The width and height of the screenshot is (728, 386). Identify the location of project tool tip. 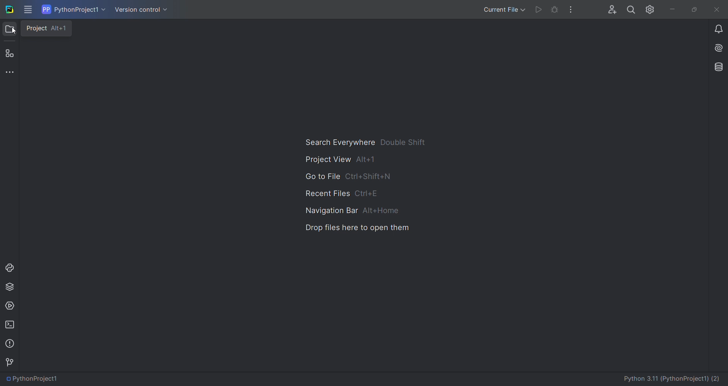
(48, 29).